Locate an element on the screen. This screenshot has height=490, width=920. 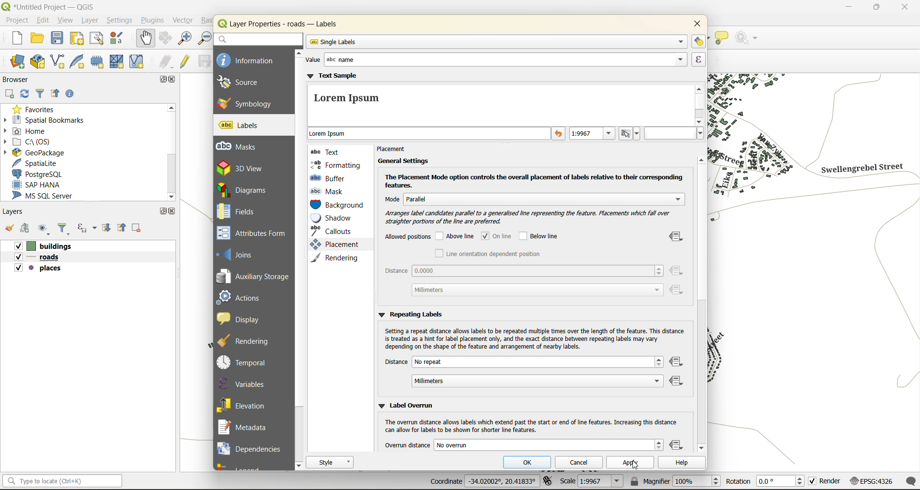
joins is located at coordinates (241, 254).